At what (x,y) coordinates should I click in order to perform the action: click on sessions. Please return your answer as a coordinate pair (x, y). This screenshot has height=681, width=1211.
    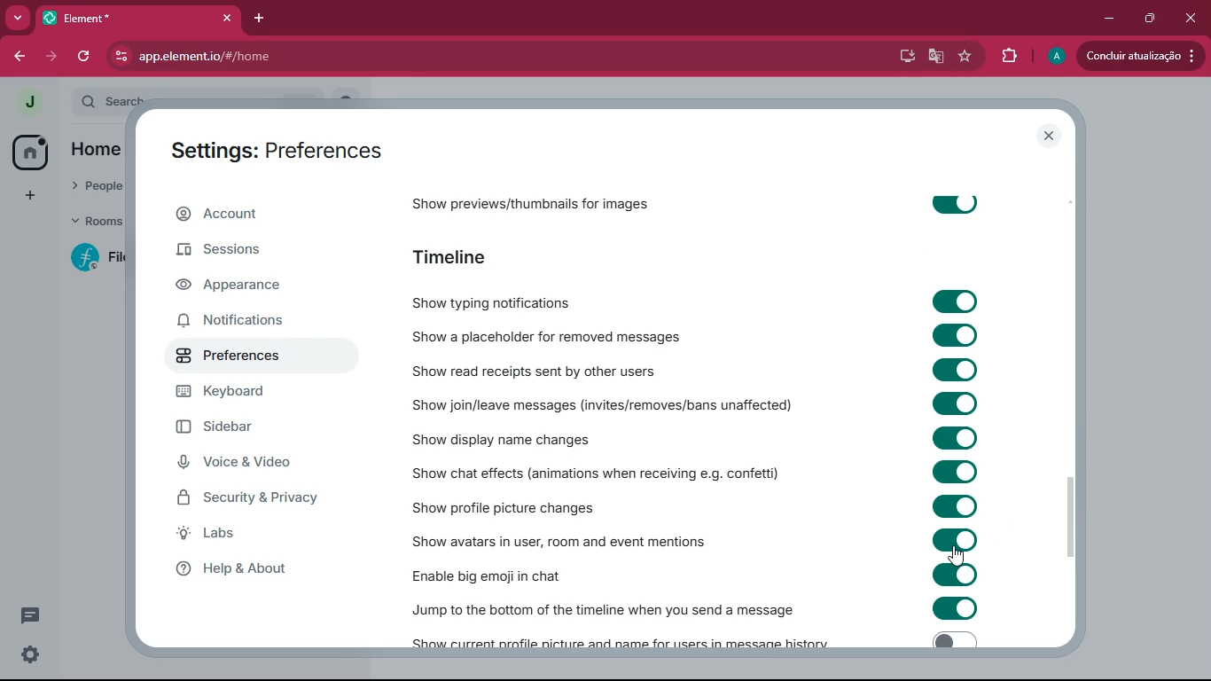
    Looking at the image, I should click on (266, 254).